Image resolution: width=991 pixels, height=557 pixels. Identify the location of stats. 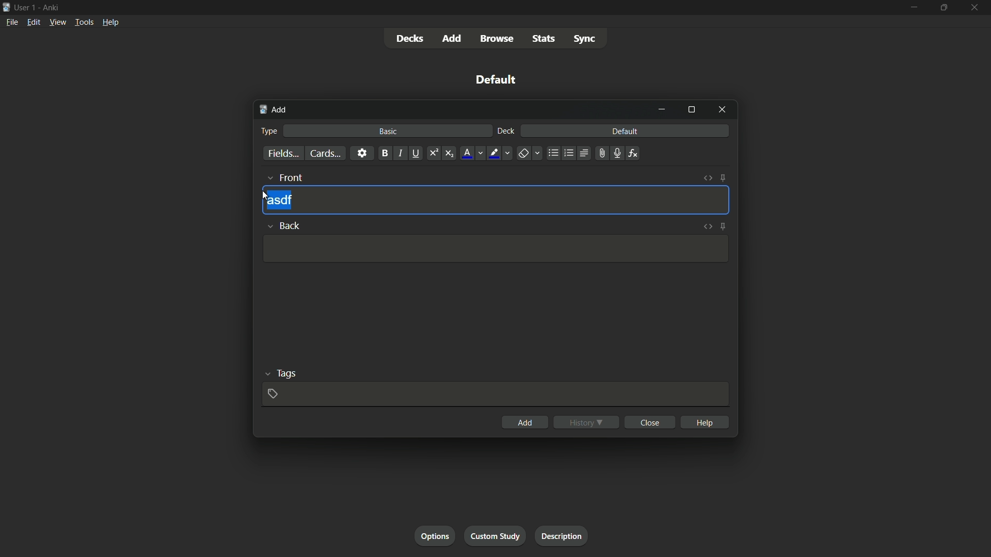
(544, 39).